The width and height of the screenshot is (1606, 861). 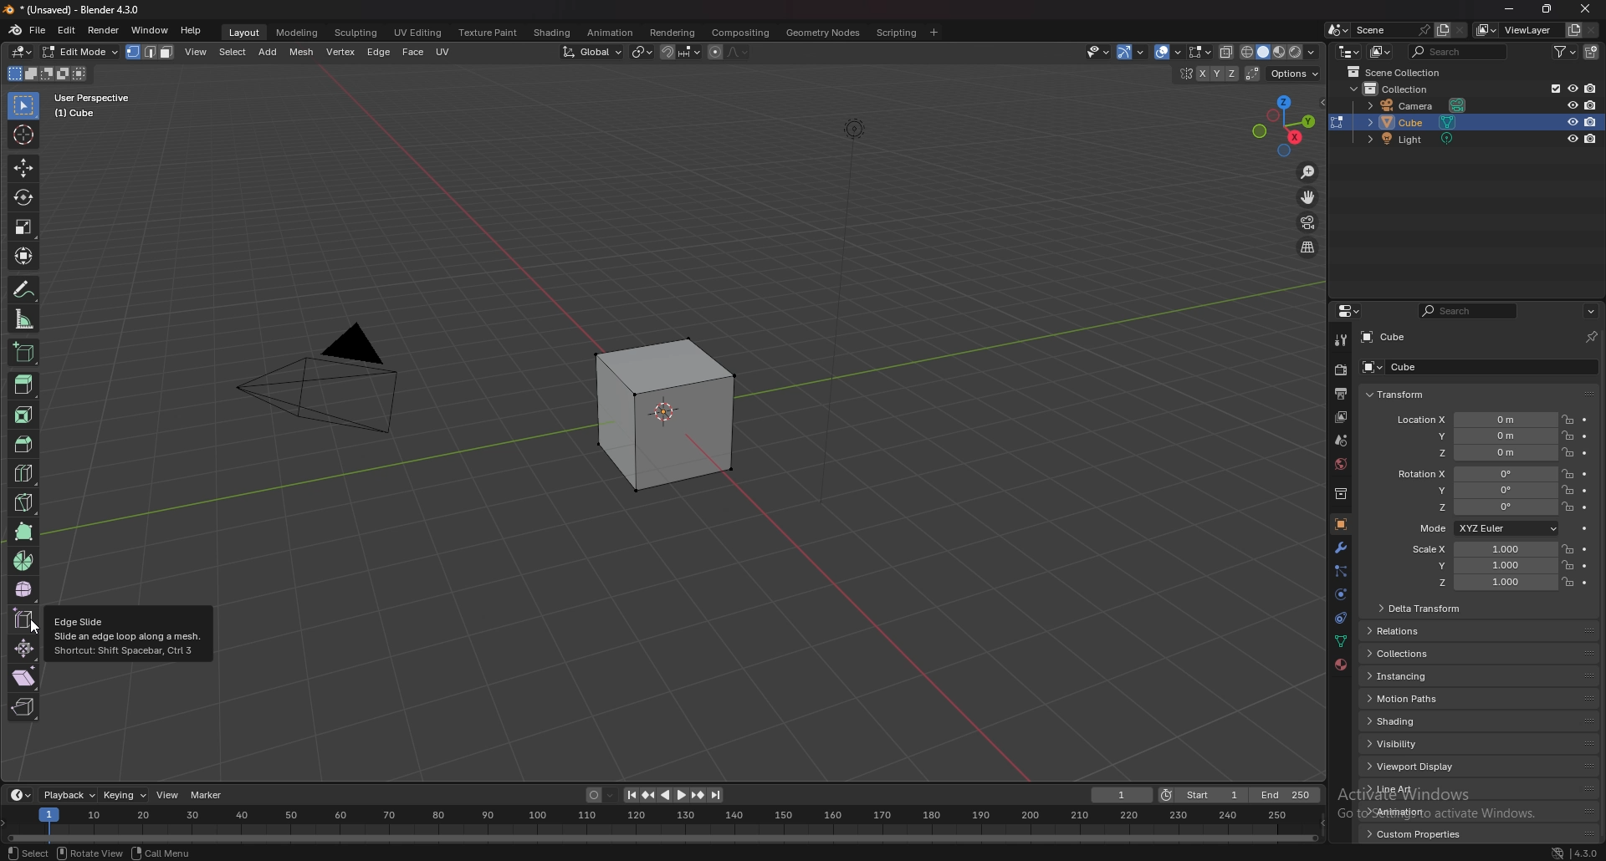 I want to click on animate property, so click(x=1585, y=437).